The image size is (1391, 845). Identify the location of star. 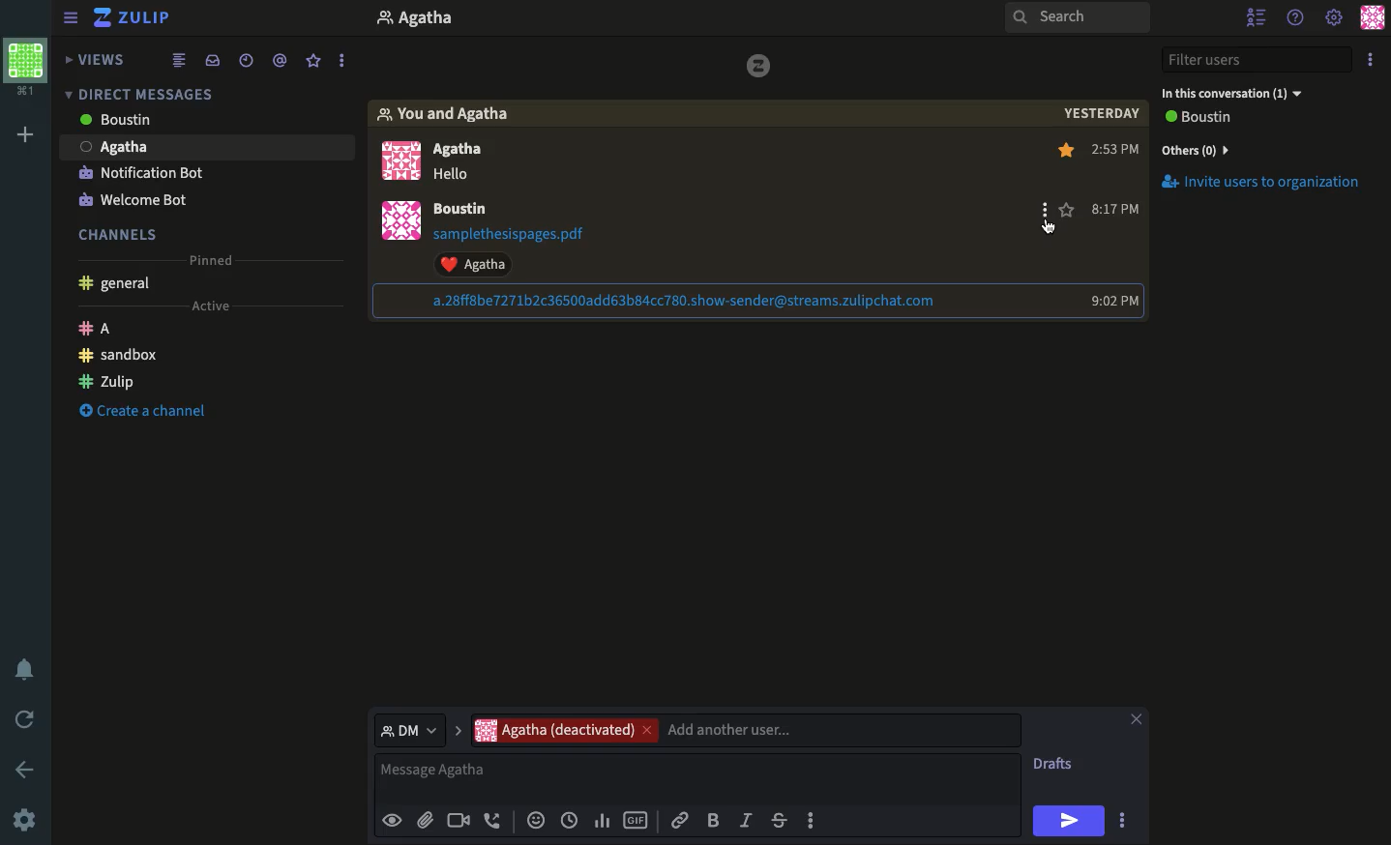
(1067, 209).